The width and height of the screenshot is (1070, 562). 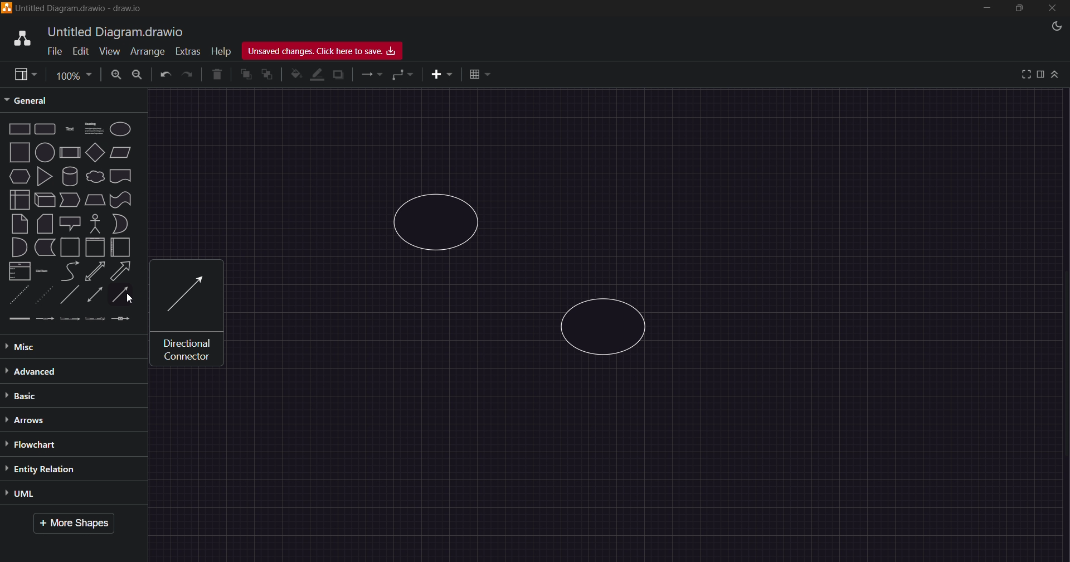 What do you see at coordinates (610, 327) in the screenshot?
I see `Circle 2` at bounding box center [610, 327].